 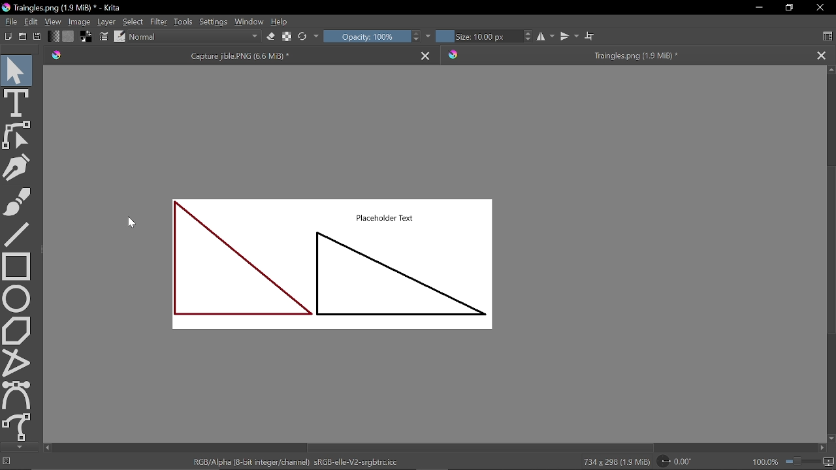 I want to click on Edit brush settings, so click(x=103, y=37).